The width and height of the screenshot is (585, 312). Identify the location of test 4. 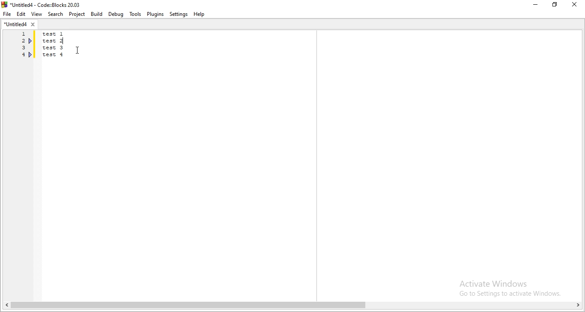
(54, 54).